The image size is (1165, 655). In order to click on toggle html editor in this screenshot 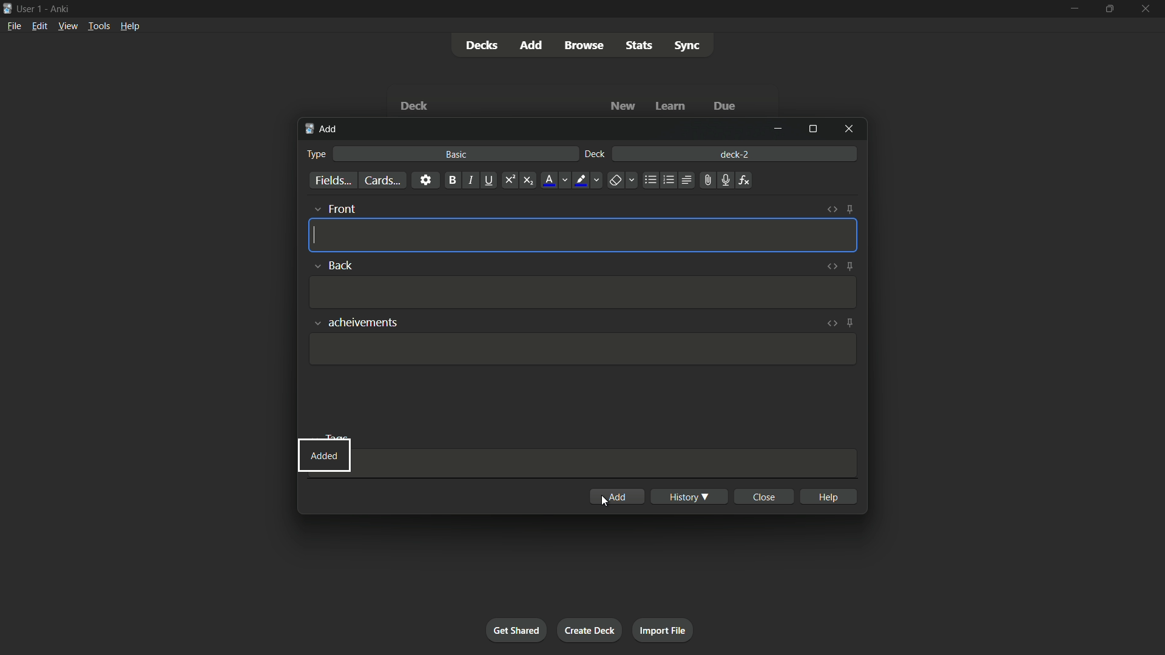, I will do `click(831, 324)`.